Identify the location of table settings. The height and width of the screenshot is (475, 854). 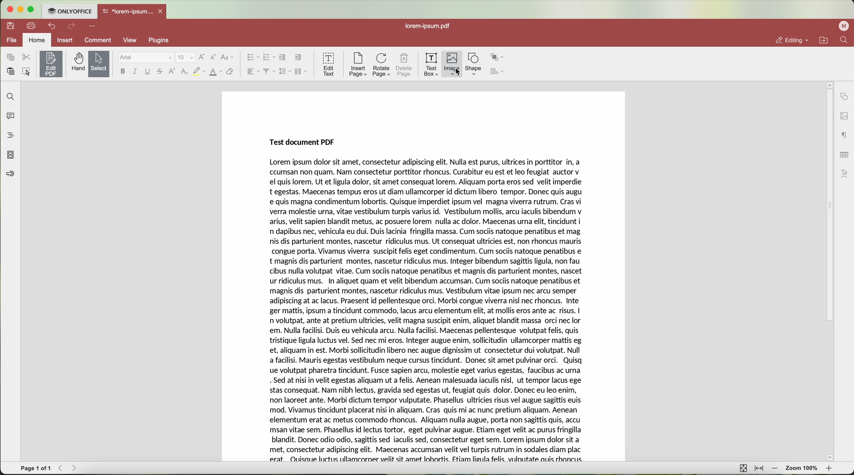
(844, 155).